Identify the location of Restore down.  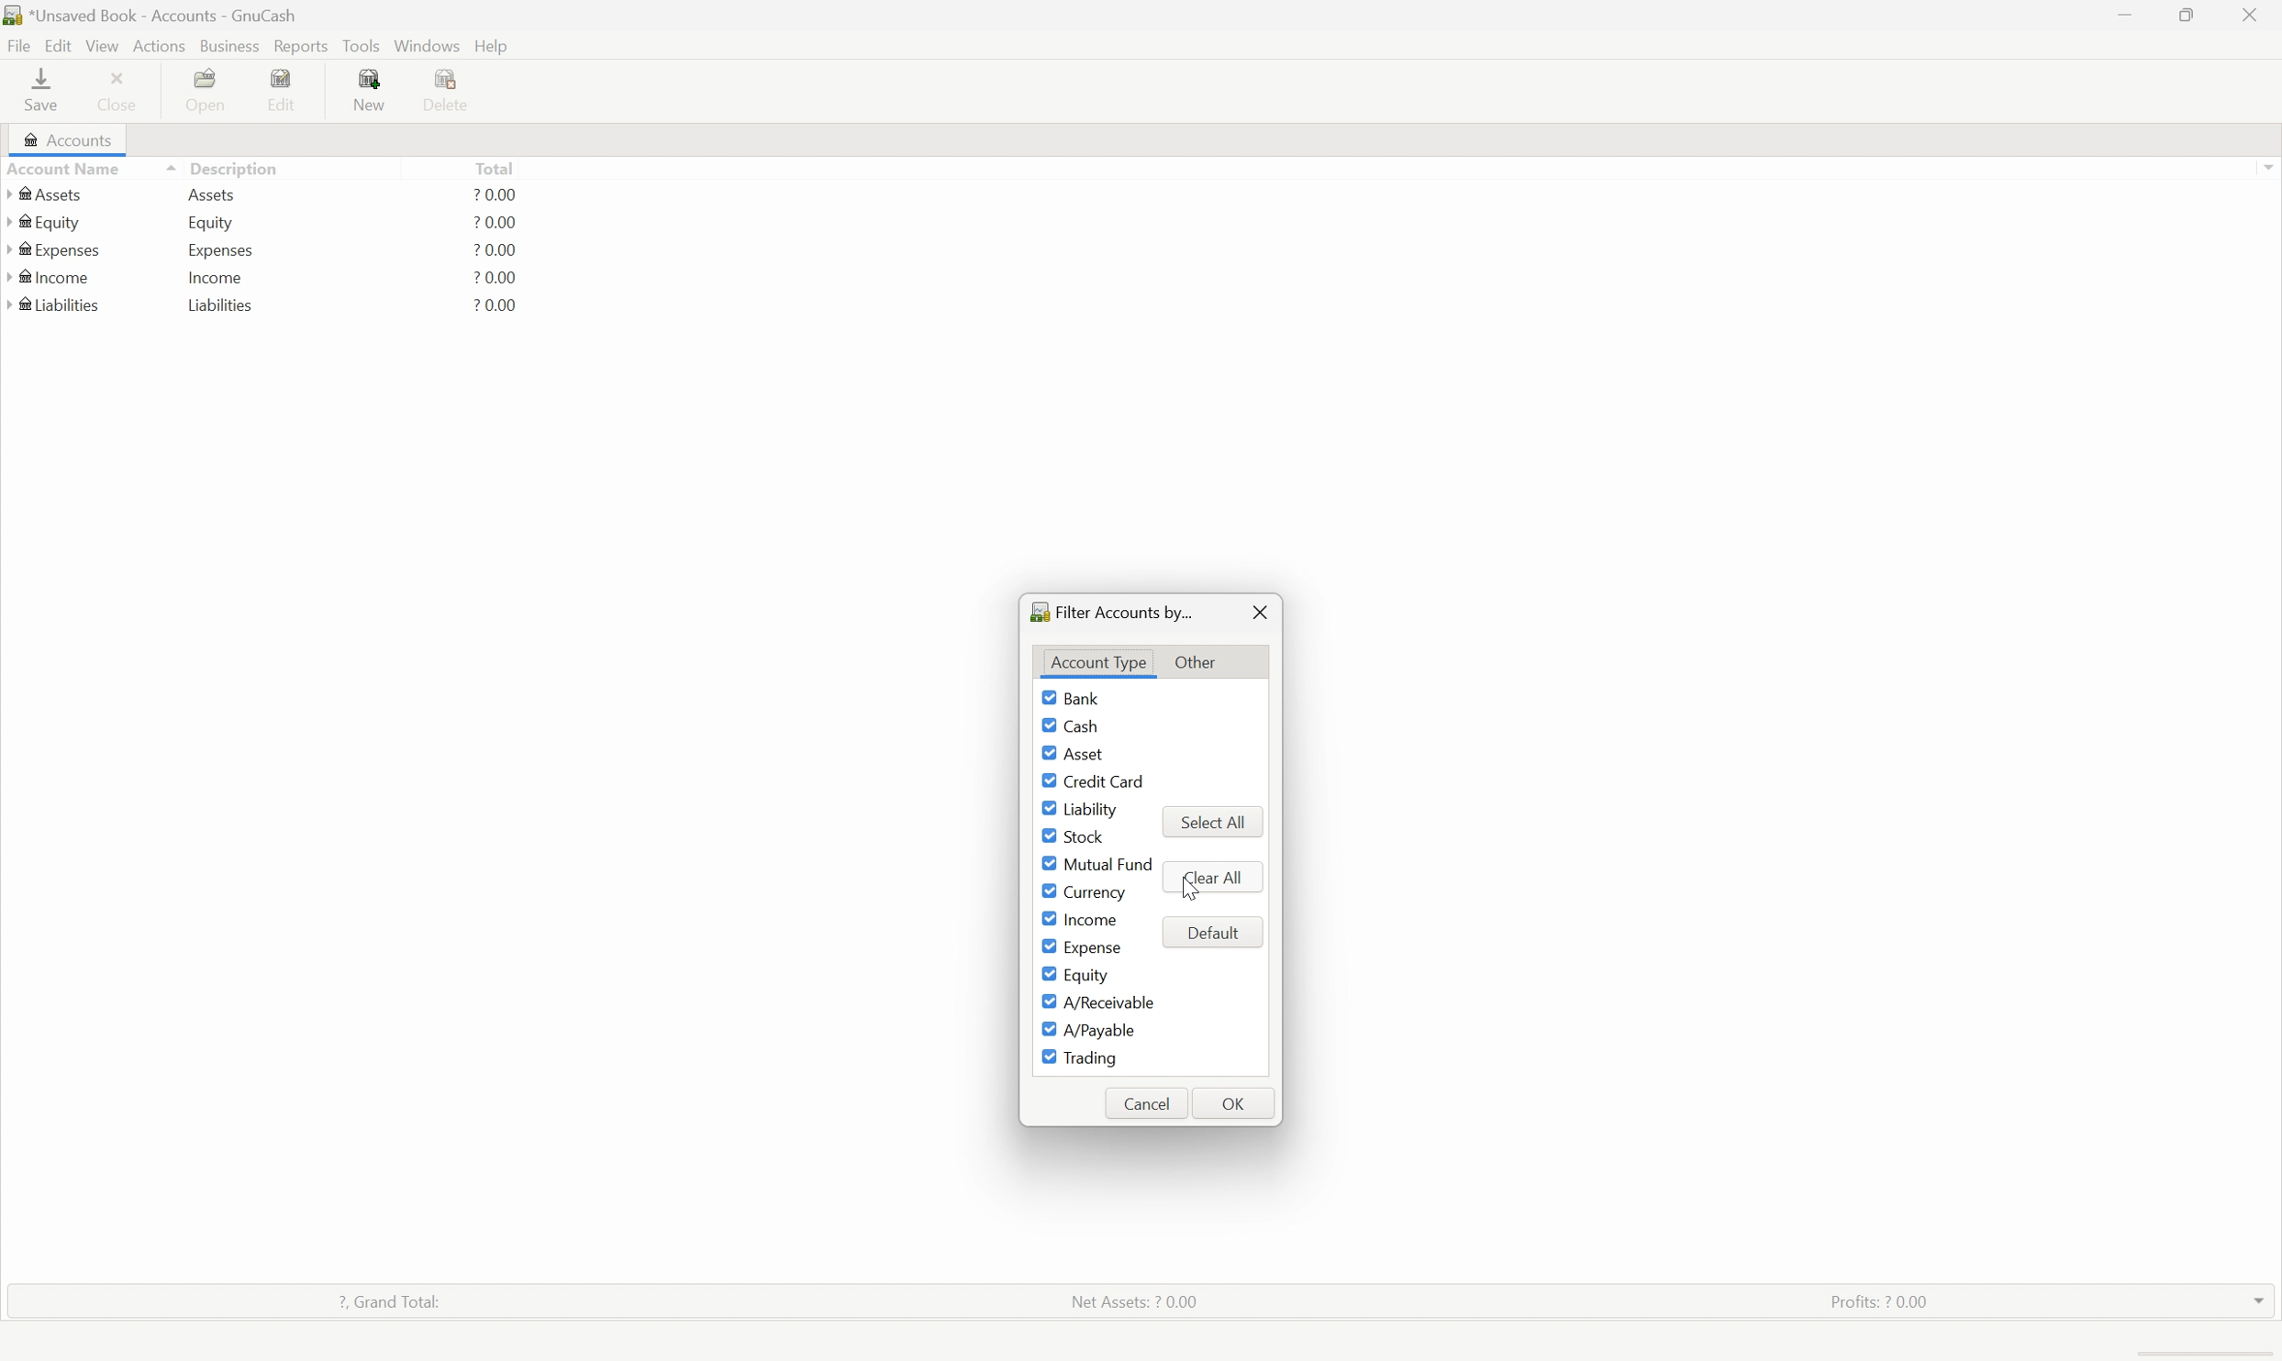
(2192, 14).